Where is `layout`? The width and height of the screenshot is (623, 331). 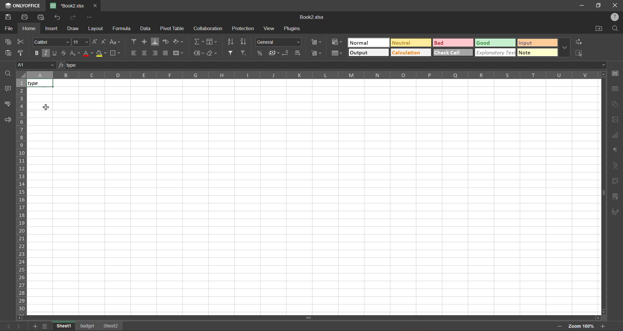 layout is located at coordinates (96, 29).